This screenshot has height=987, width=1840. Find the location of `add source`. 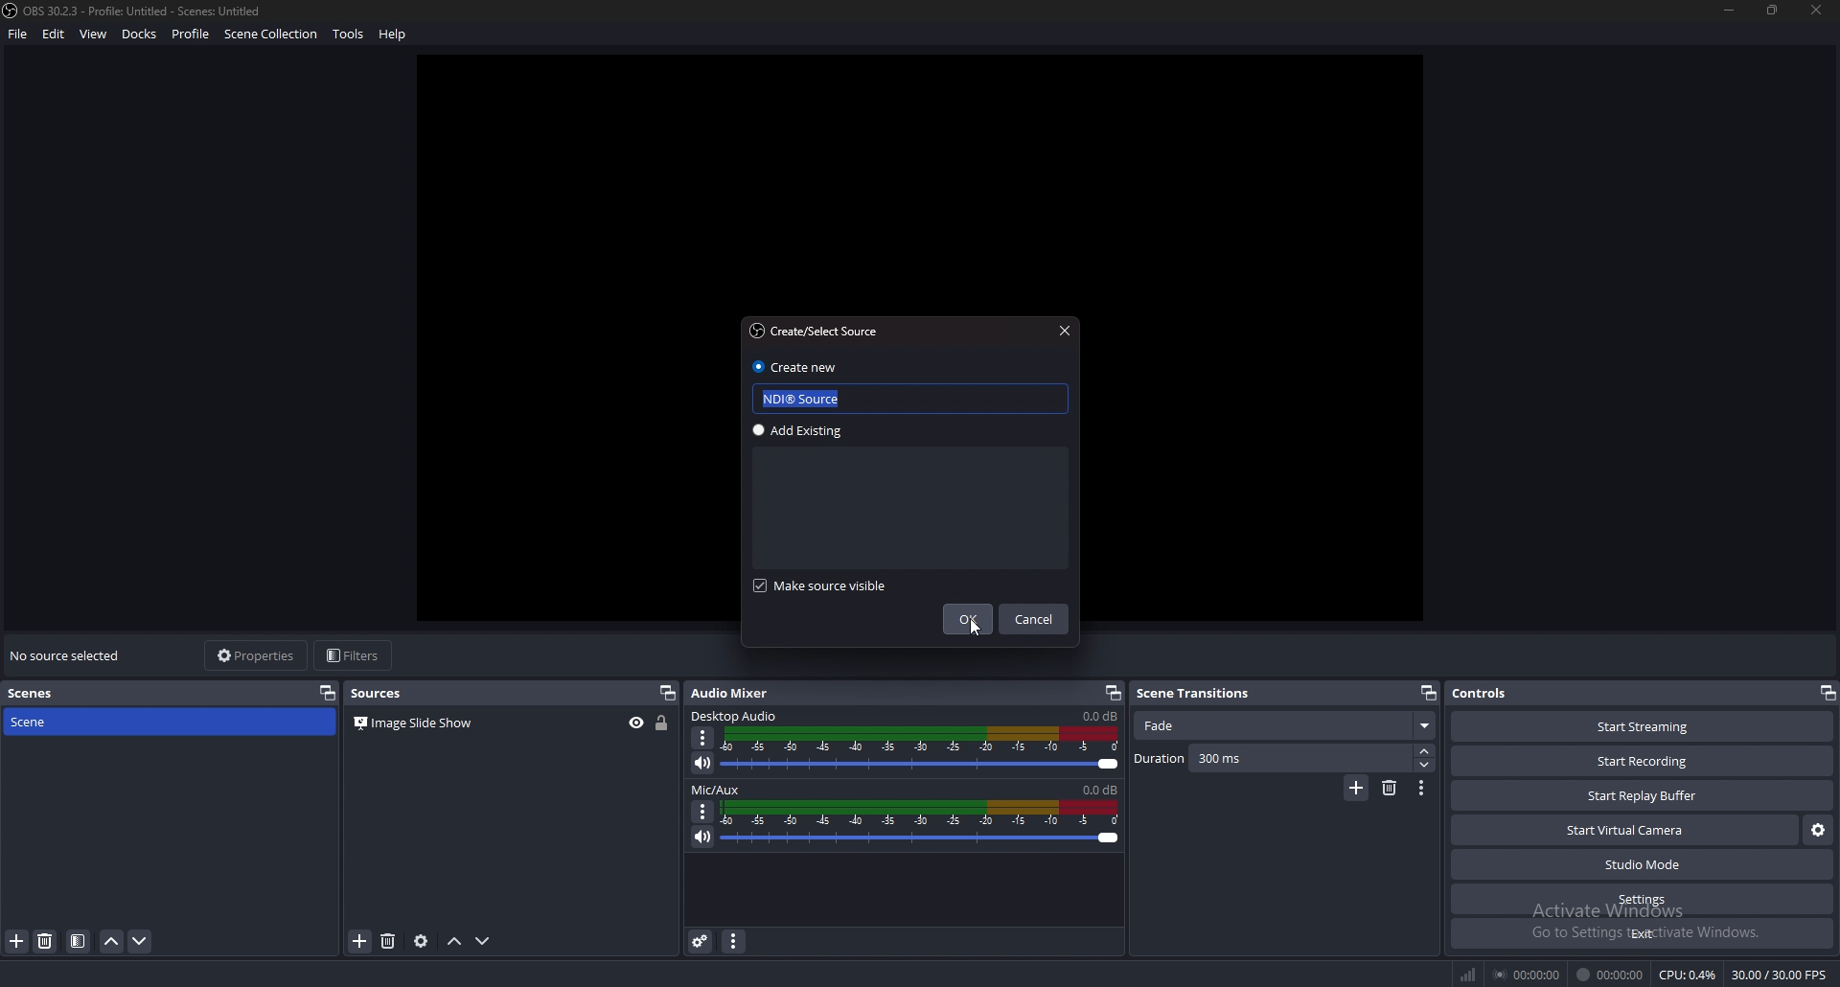

add source is located at coordinates (360, 940).